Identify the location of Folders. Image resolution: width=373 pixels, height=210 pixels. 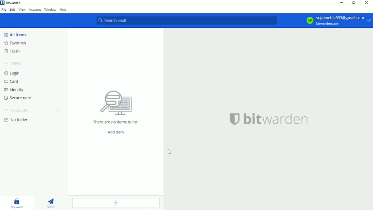
(17, 110).